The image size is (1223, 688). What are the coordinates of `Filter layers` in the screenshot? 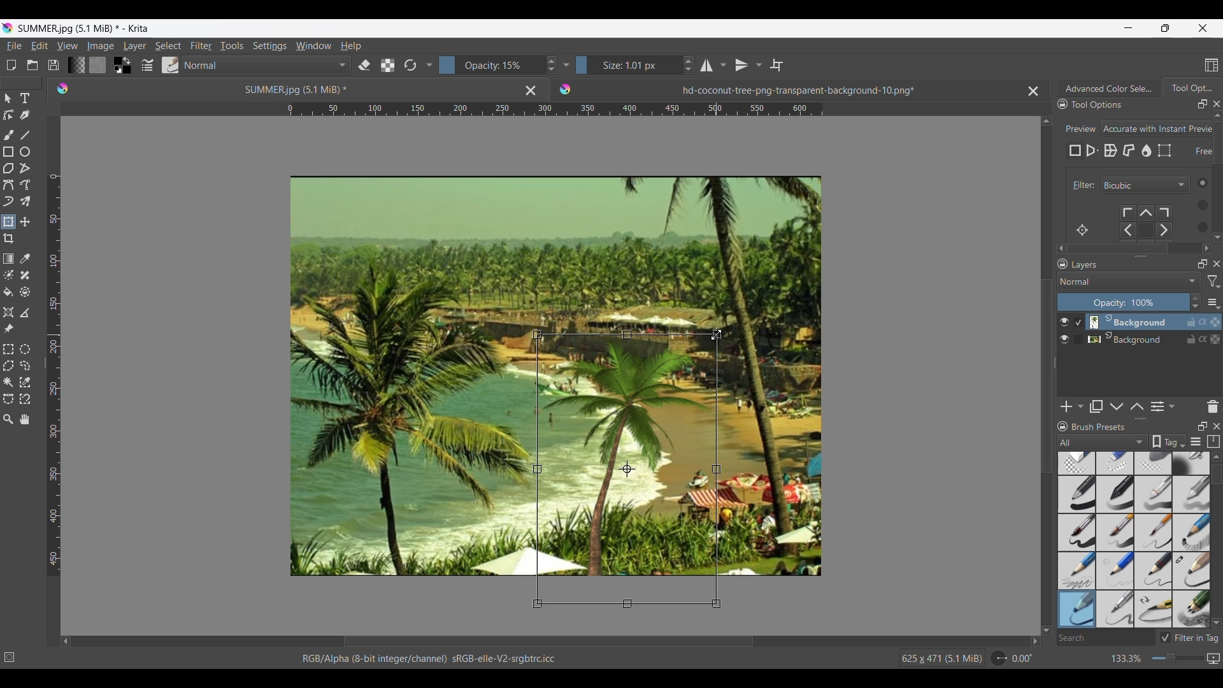 It's located at (1214, 282).